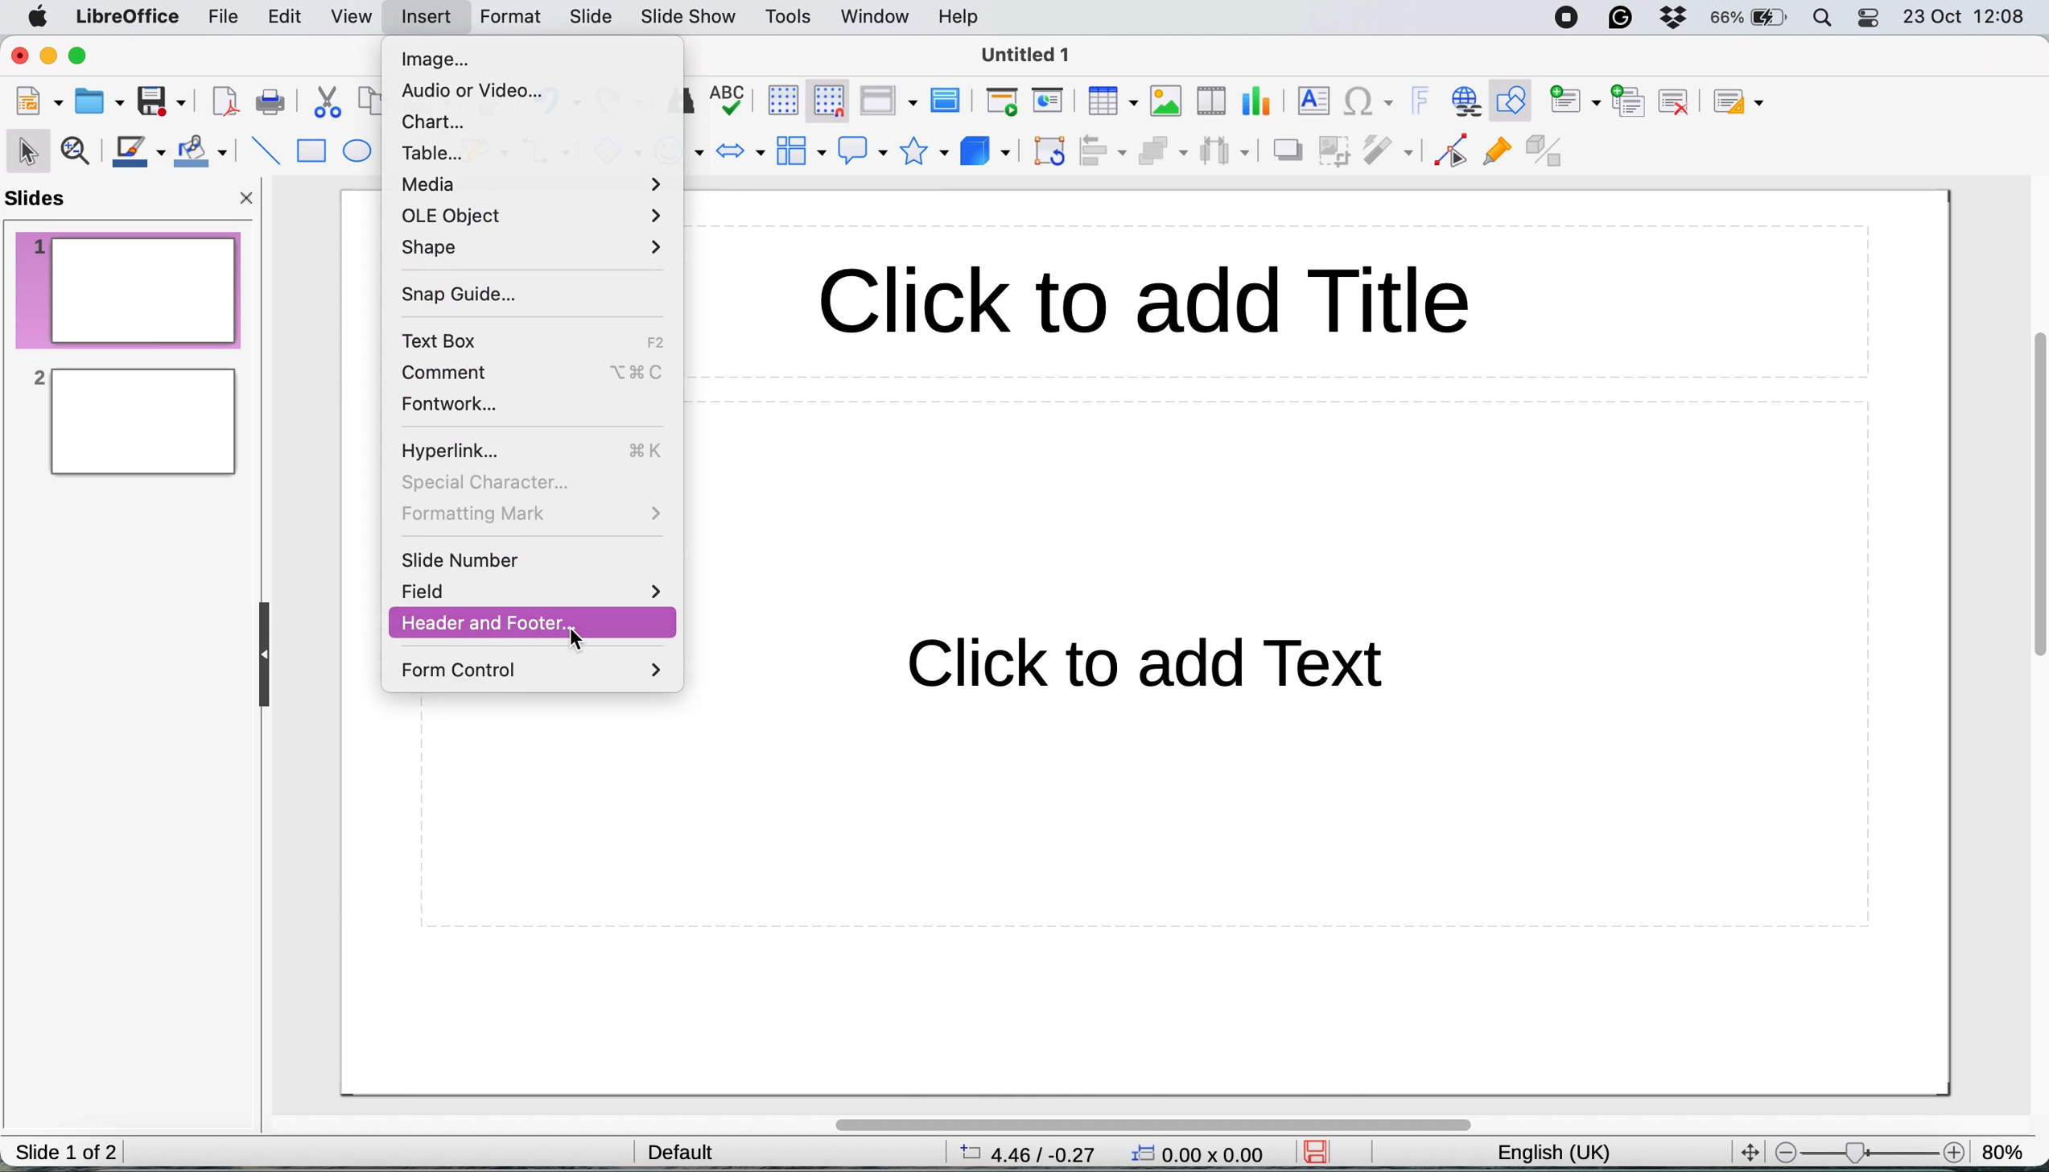  Describe the element at coordinates (1370, 102) in the screenshot. I see `insert special character` at that location.